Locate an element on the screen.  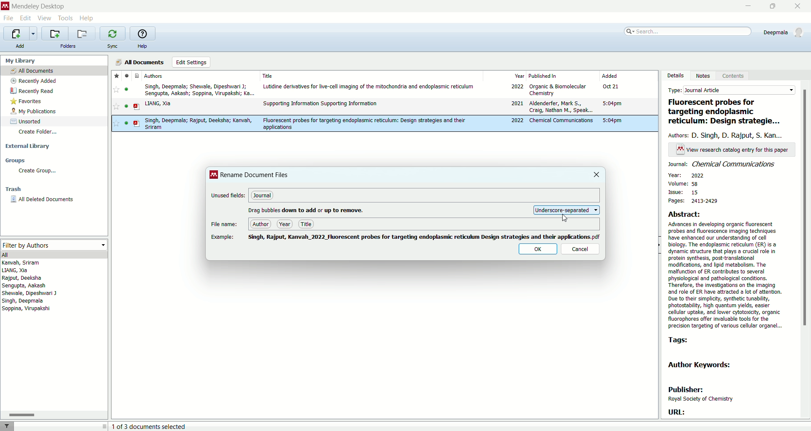
create a new folder is located at coordinates (56, 33).